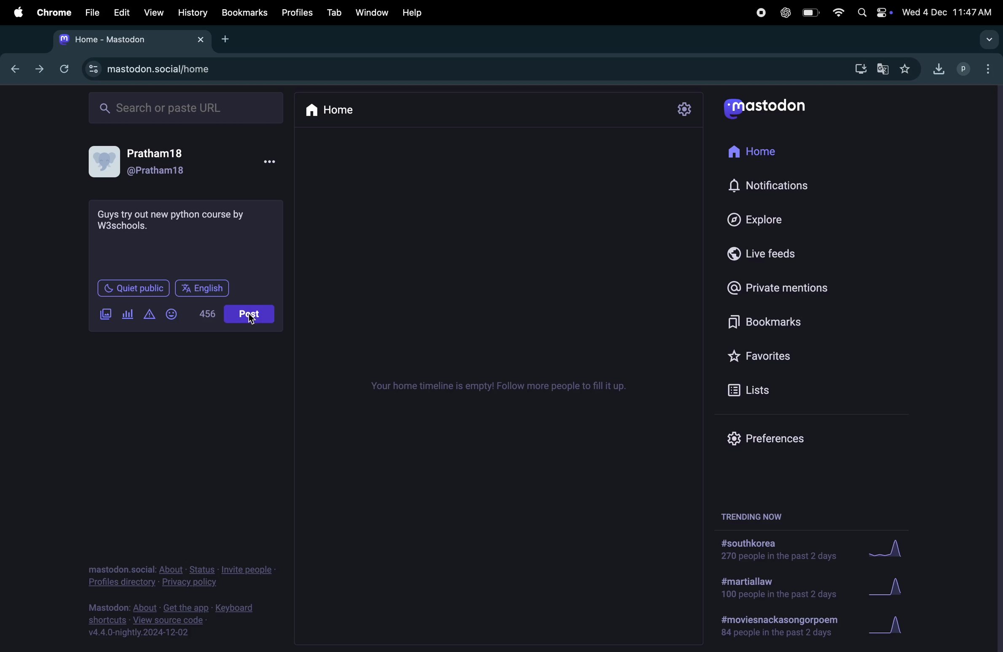  Describe the element at coordinates (276, 163) in the screenshot. I see `options` at that location.